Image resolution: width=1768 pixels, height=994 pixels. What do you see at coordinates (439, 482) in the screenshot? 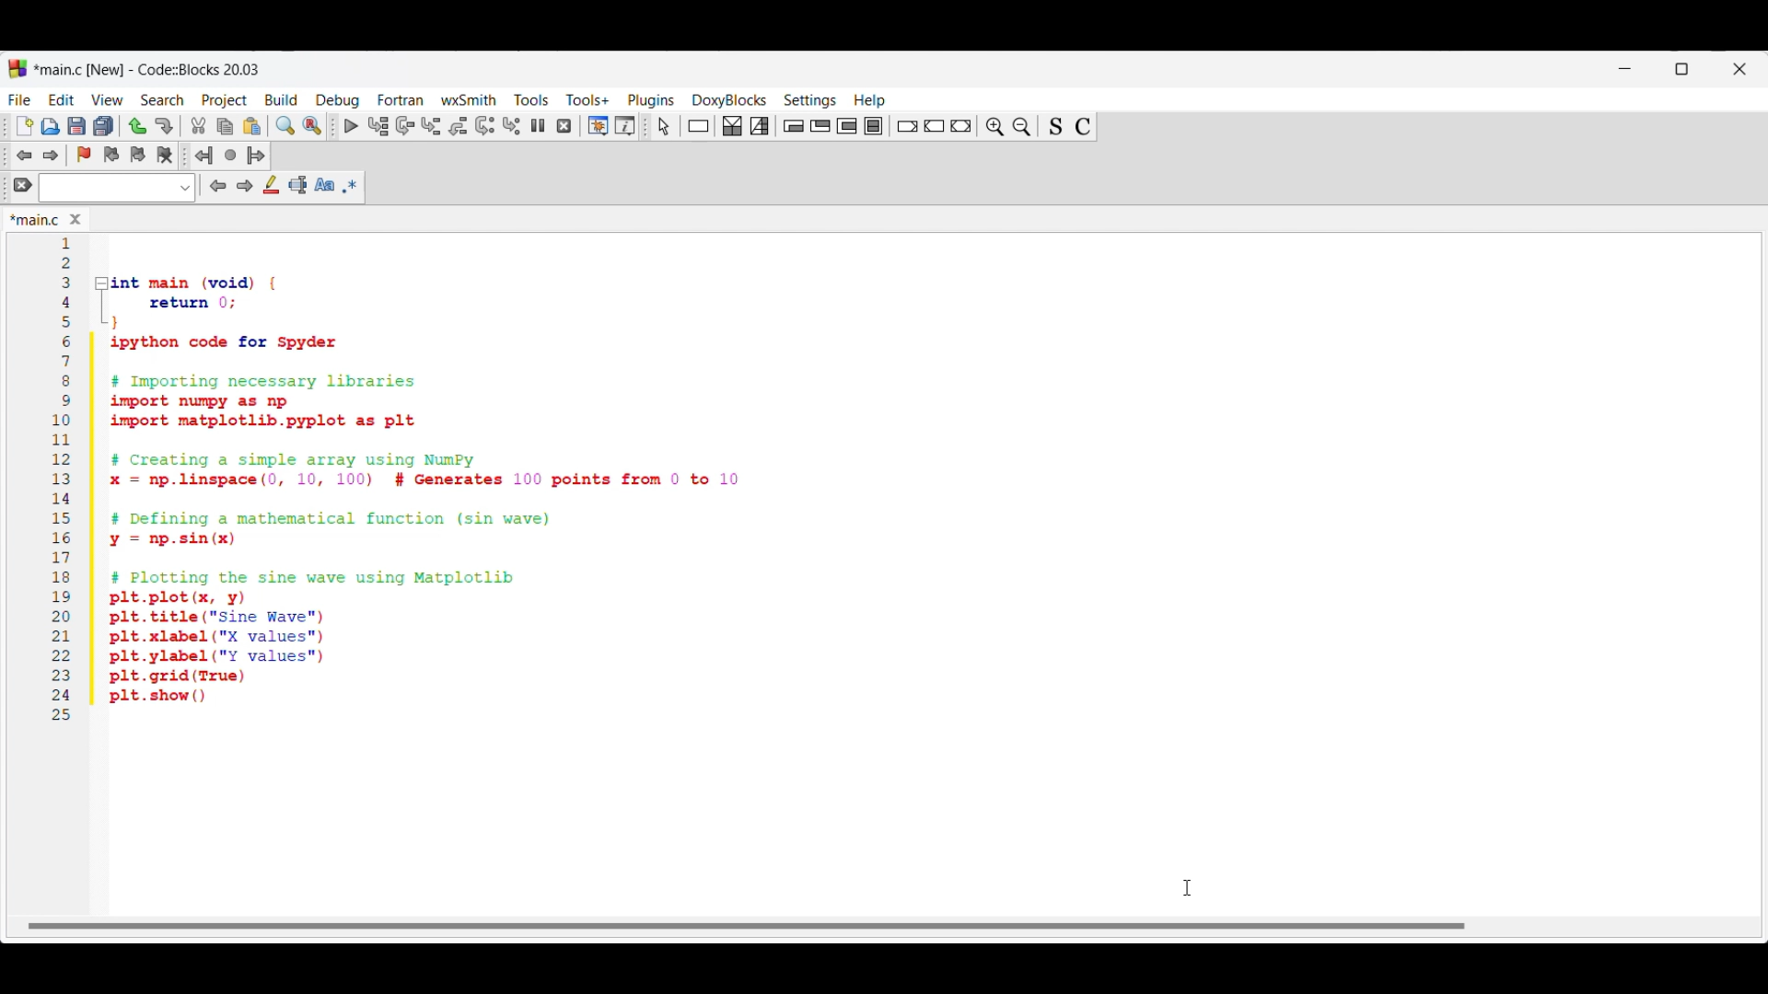
I see `Current code reflecting changes made in syntax highlighting settings` at bounding box center [439, 482].